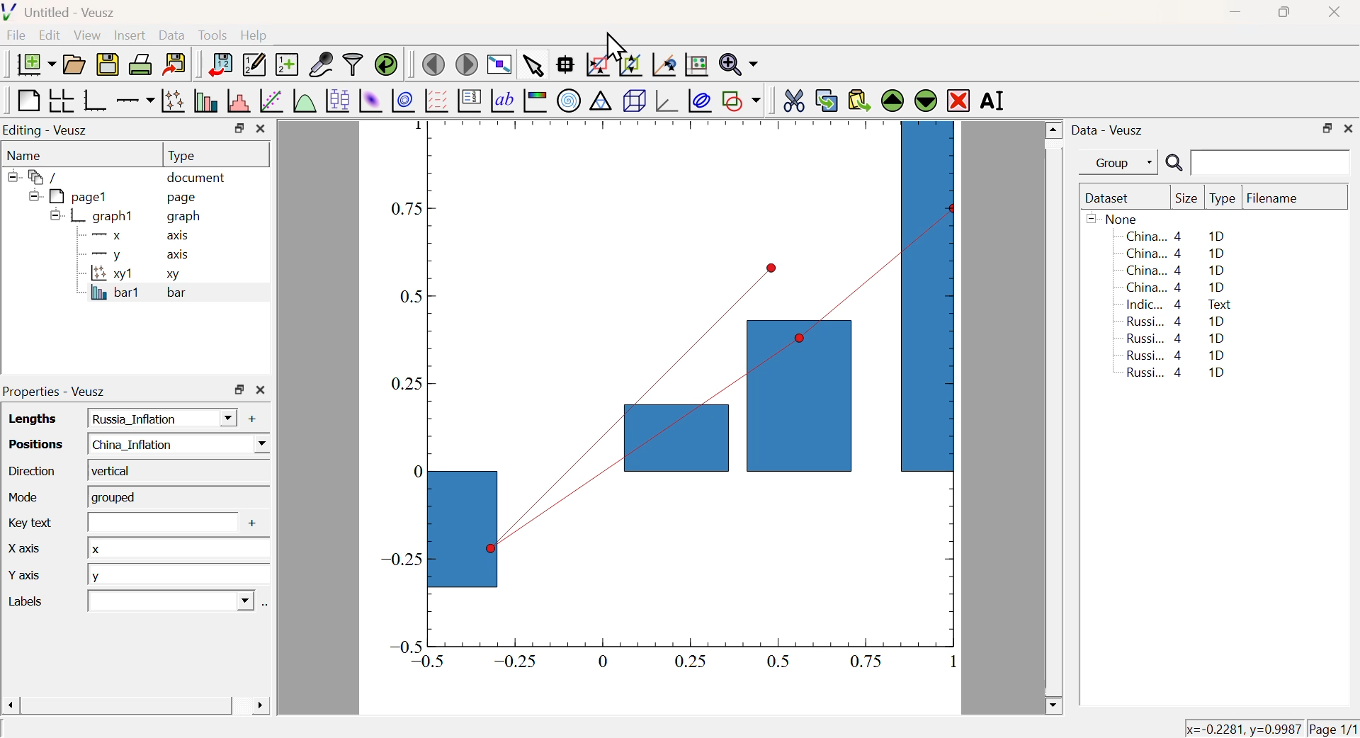 The image size is (1360, 738). What do you see at coordinates (1269, 728) in the screenshot?
I see `No position` at bounding box center [1269, 728].